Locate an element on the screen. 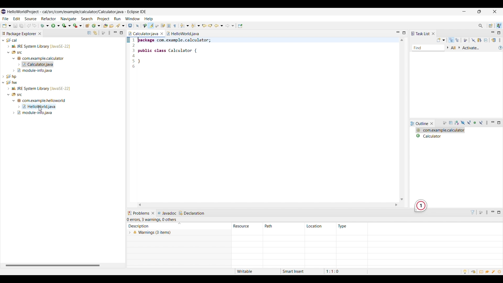 The image size is (503, 283). New Java Package is located at coordinates (88, 25).